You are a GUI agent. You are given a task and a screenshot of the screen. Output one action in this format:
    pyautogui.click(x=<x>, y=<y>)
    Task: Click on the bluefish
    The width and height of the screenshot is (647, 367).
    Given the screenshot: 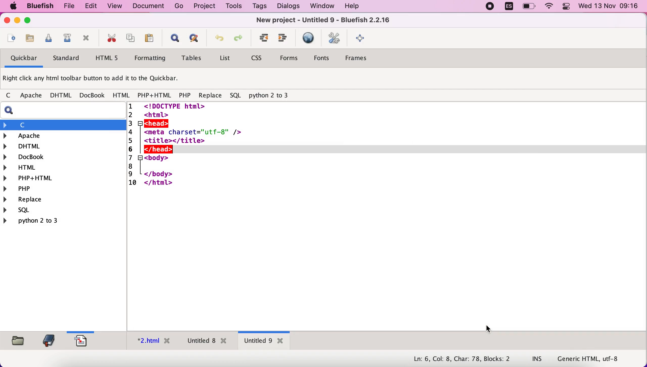 What is the action you would take?
    pyautogui.click(x=38, y=6)
    